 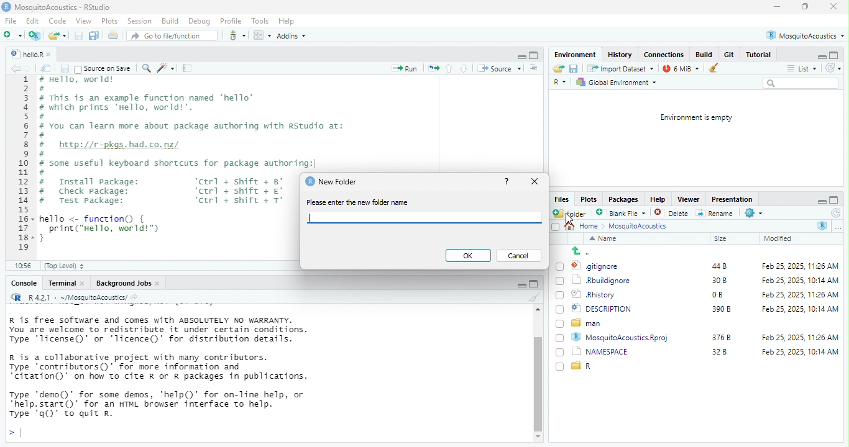 What do you see at coordinates (172, 36) in the screenshot?
I see ` Go to file/function` at bounding box center [172, 36].